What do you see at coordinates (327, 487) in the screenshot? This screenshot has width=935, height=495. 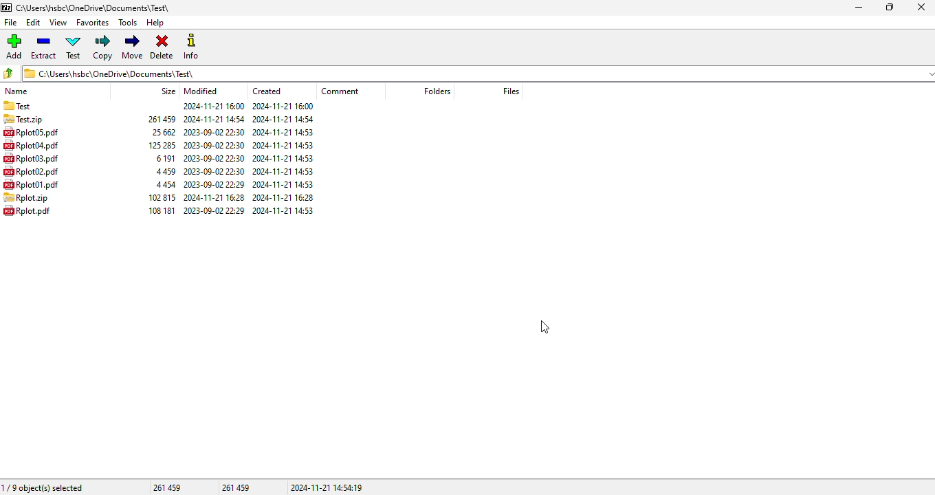 I see `2024-11-21 14:54:19` at bounding box center [327, 487].